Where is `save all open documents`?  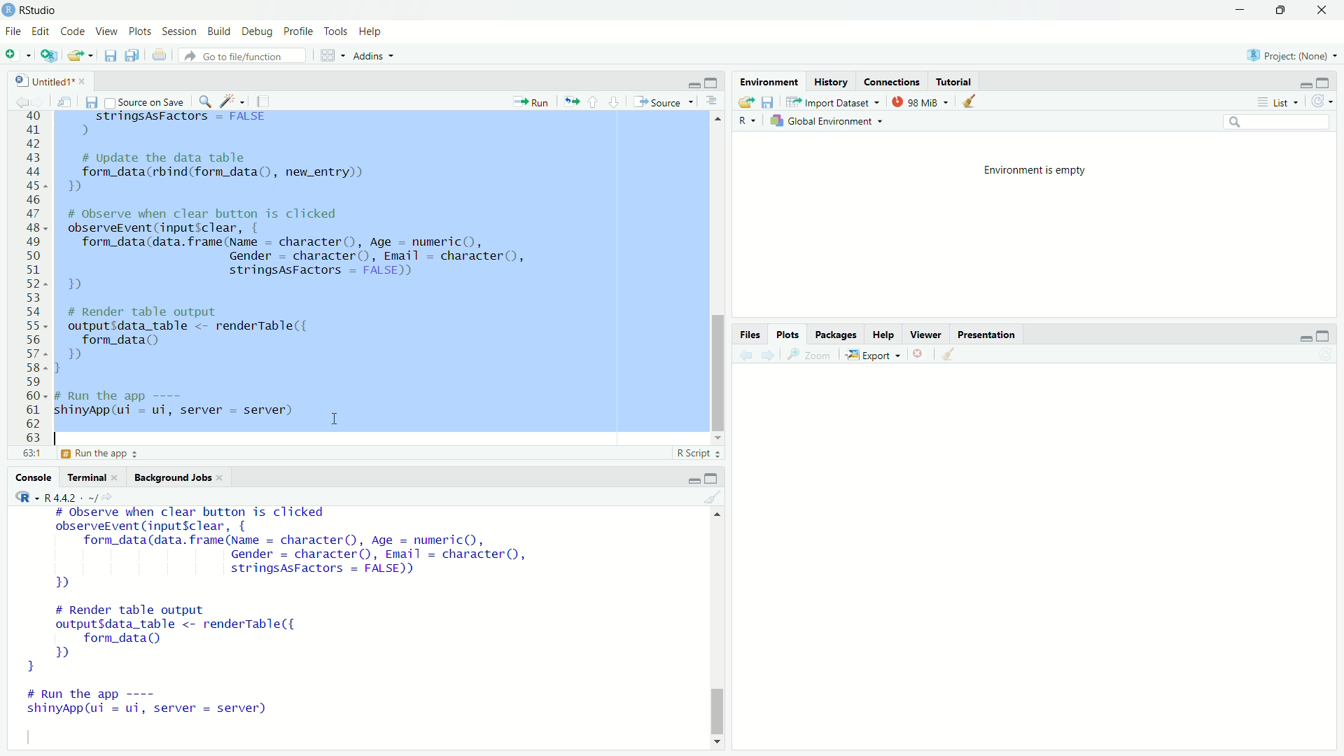
save all open documents is located at coordinates (132, 55).